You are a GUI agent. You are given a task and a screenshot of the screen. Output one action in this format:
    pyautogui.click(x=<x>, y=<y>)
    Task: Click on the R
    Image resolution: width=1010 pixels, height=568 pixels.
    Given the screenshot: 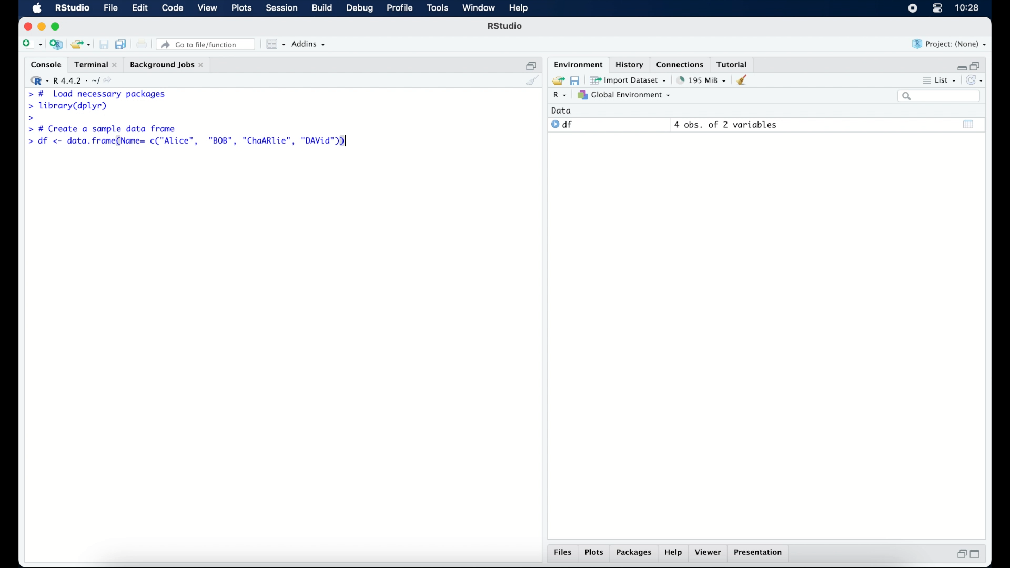 What is the action you would take?
    pyautogui.click(x=558, y=96)
    